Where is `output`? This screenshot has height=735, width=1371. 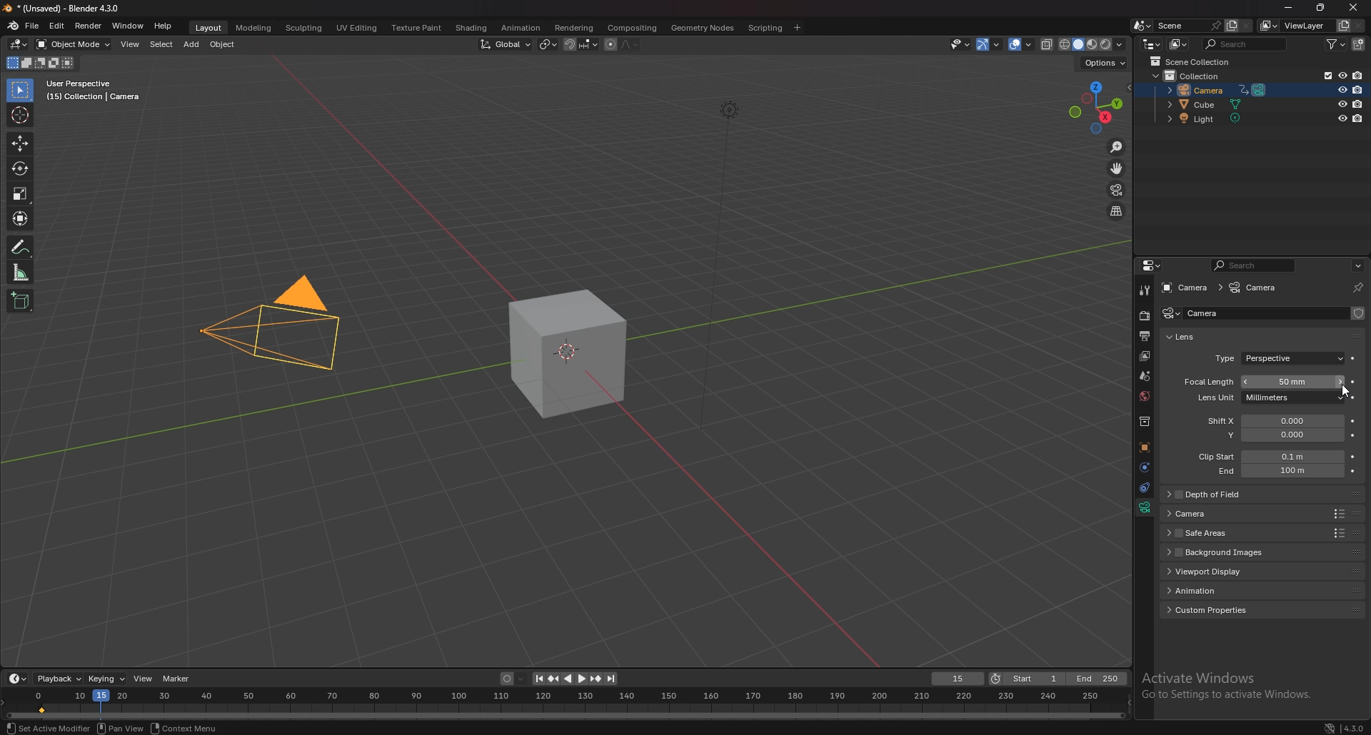
output is located at coordinates (1145, 335).